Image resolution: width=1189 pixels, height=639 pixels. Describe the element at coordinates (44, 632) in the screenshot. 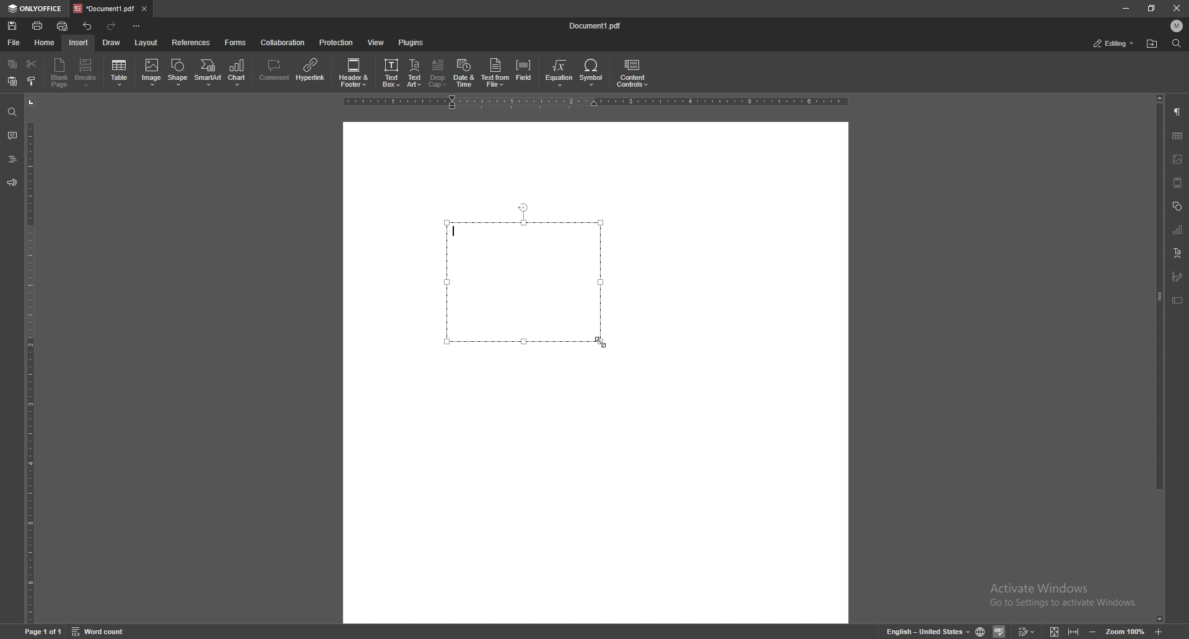

I see `page 1 of 1` at that location.